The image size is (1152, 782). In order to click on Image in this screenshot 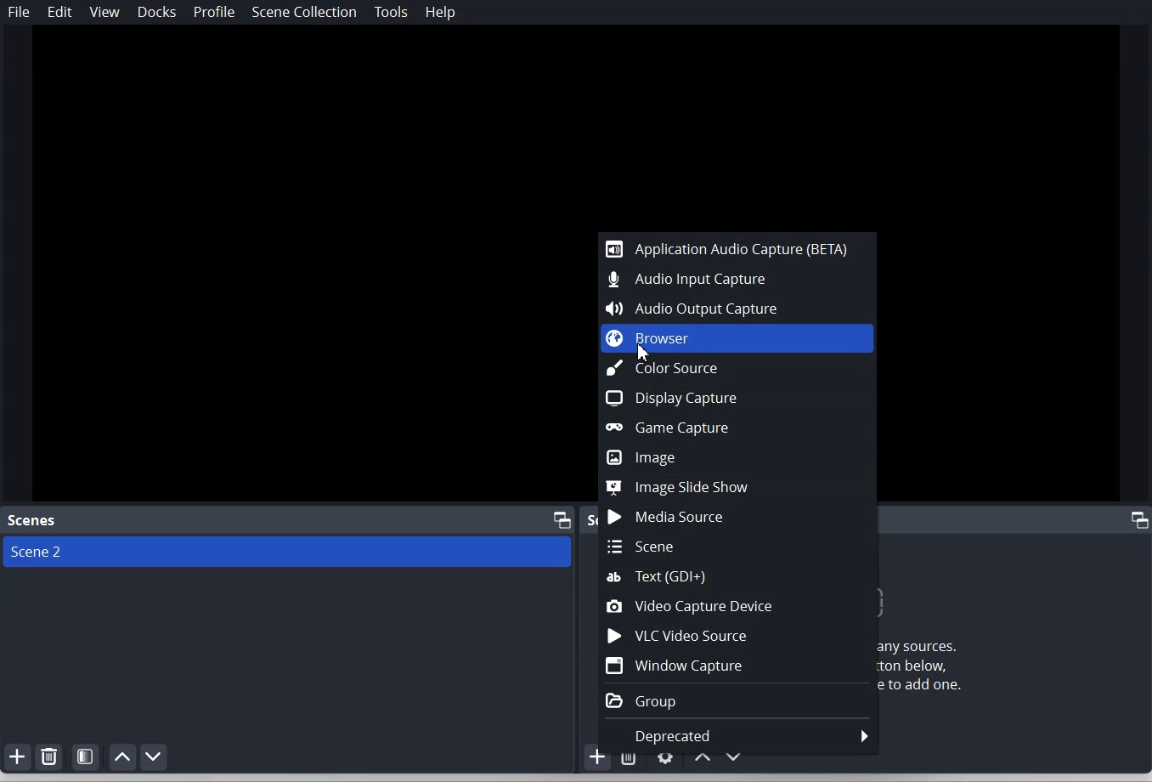, I will do `click(737, 456)`.